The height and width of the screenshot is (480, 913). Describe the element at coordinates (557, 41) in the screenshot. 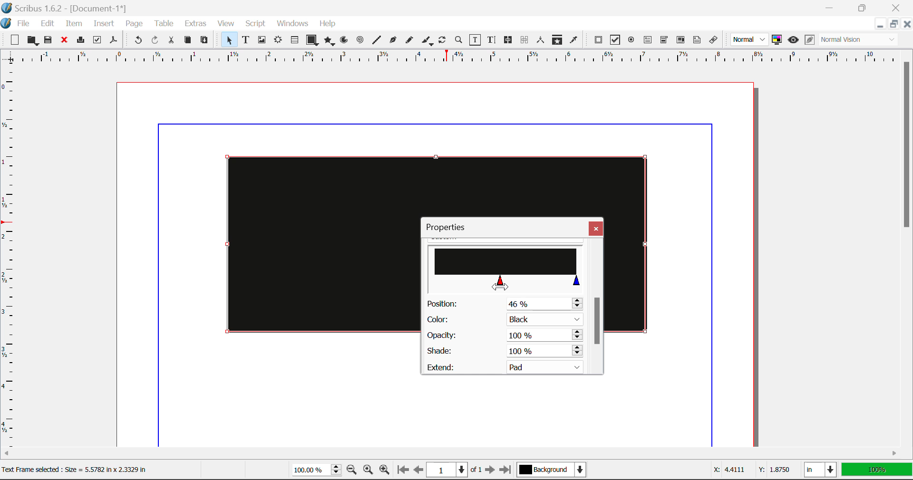

I see `Copy Item Properties` at that location.